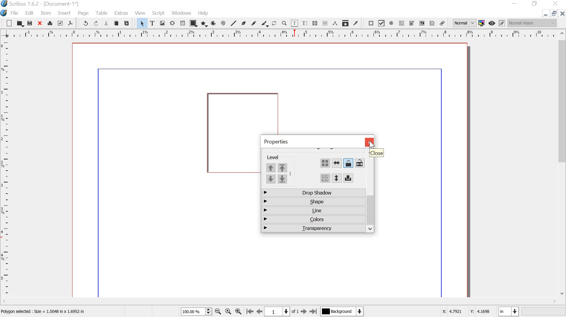  What do you see at coordinates (65, 13) in the screenshot?
I see `insert` at bounding box center [65, 13].